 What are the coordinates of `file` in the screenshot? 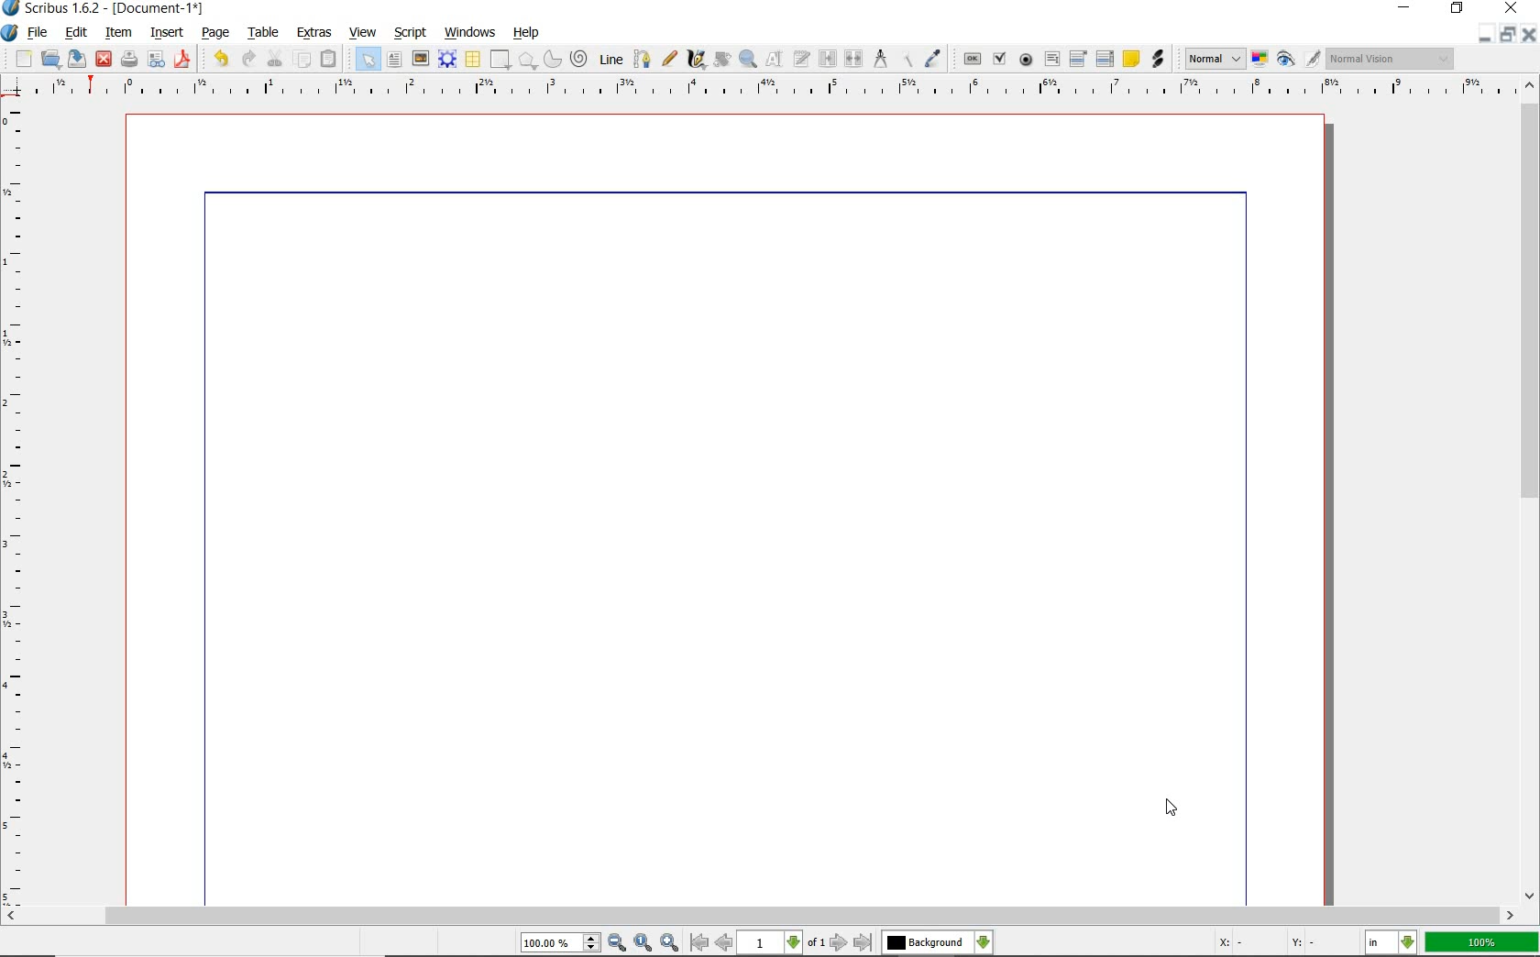 It's located at (38, 31).